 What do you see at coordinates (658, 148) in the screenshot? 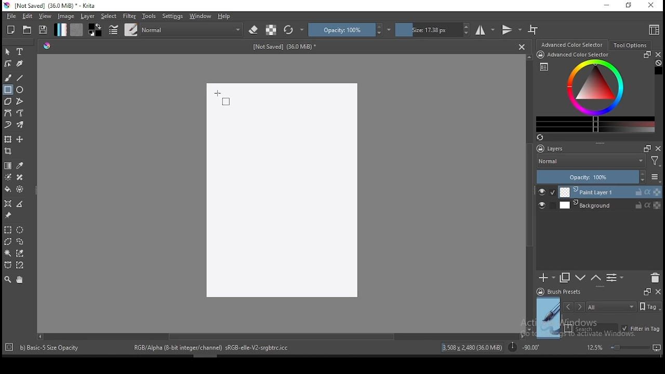
I see `close docker` at bounding box center [658, 148].